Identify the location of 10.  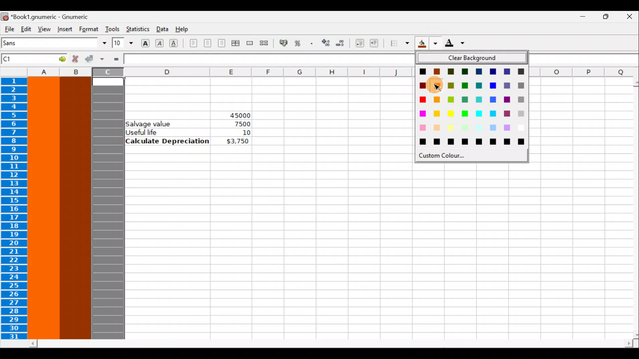
(238, 133).